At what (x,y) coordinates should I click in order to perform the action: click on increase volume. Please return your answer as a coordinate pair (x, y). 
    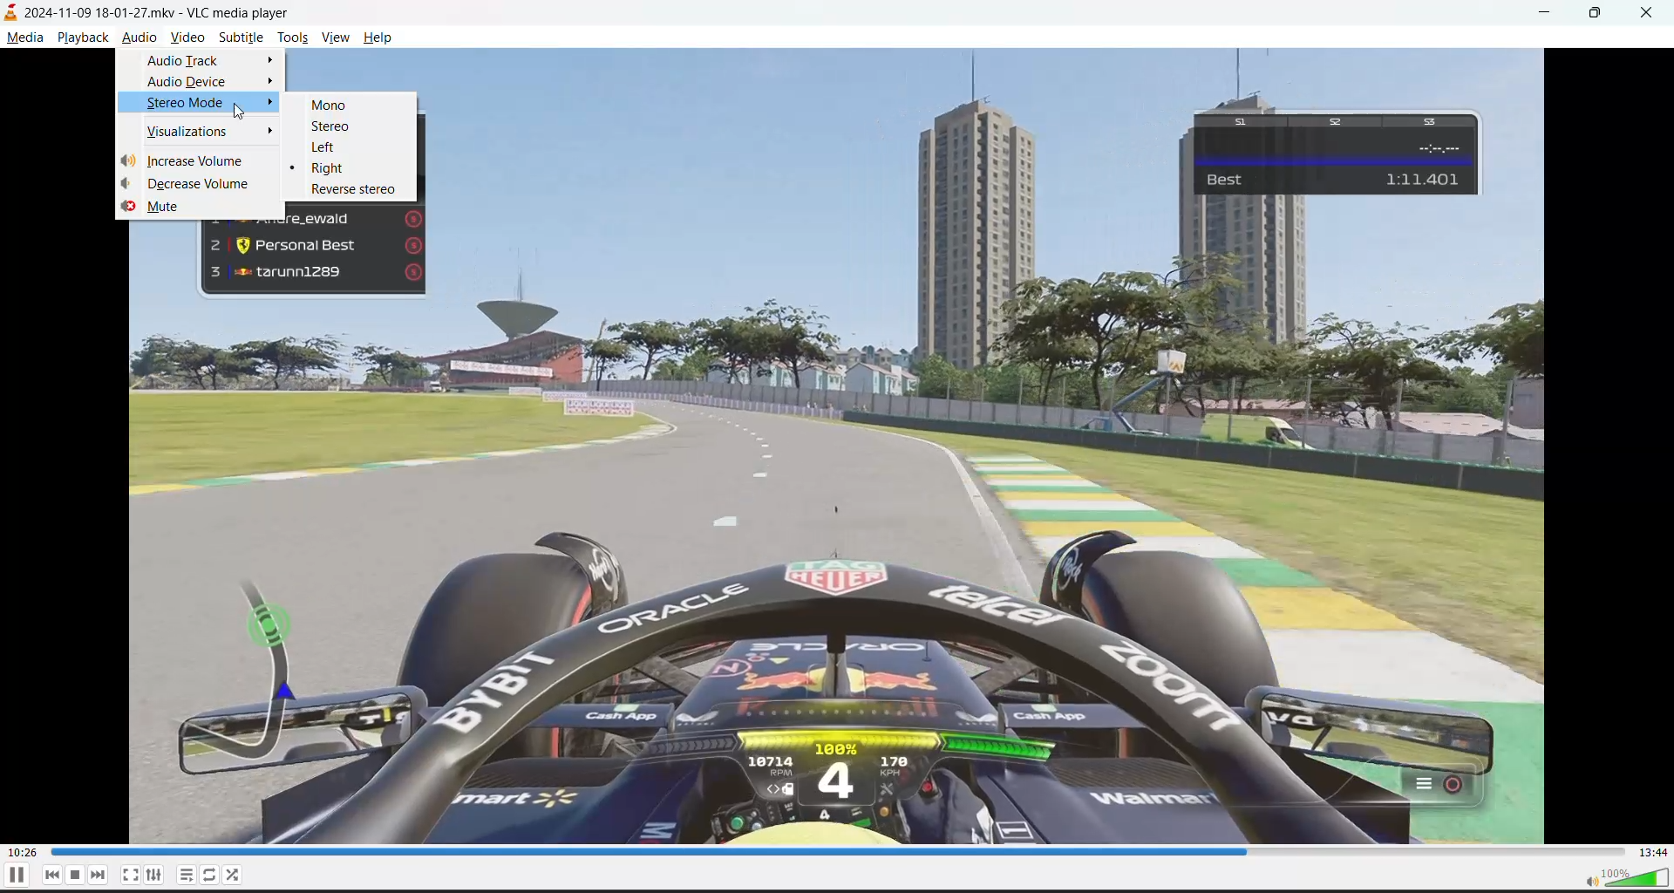
    Looking at the image, I should click on (184, 161).